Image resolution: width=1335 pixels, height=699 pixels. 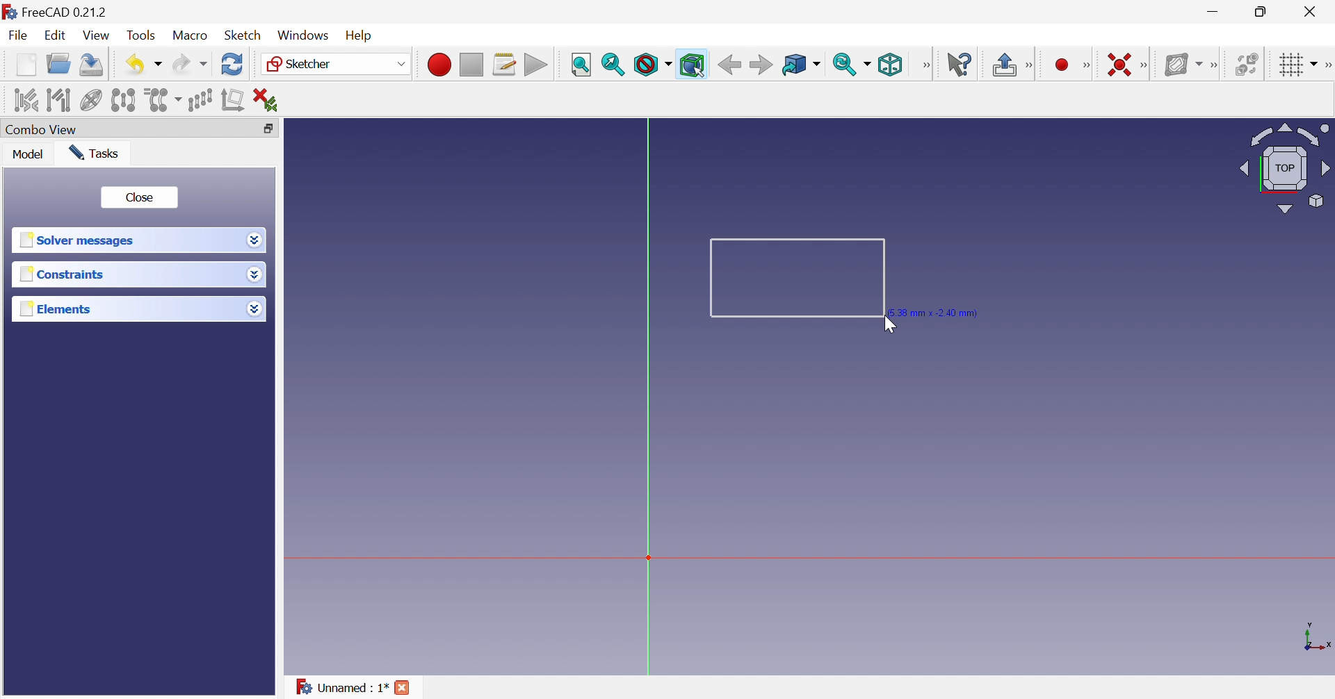 What do you see at coordinates (933, 314) in the screenshot?
I see `5.38 mm × -2.40 mm` at bounding box center [933, 314].